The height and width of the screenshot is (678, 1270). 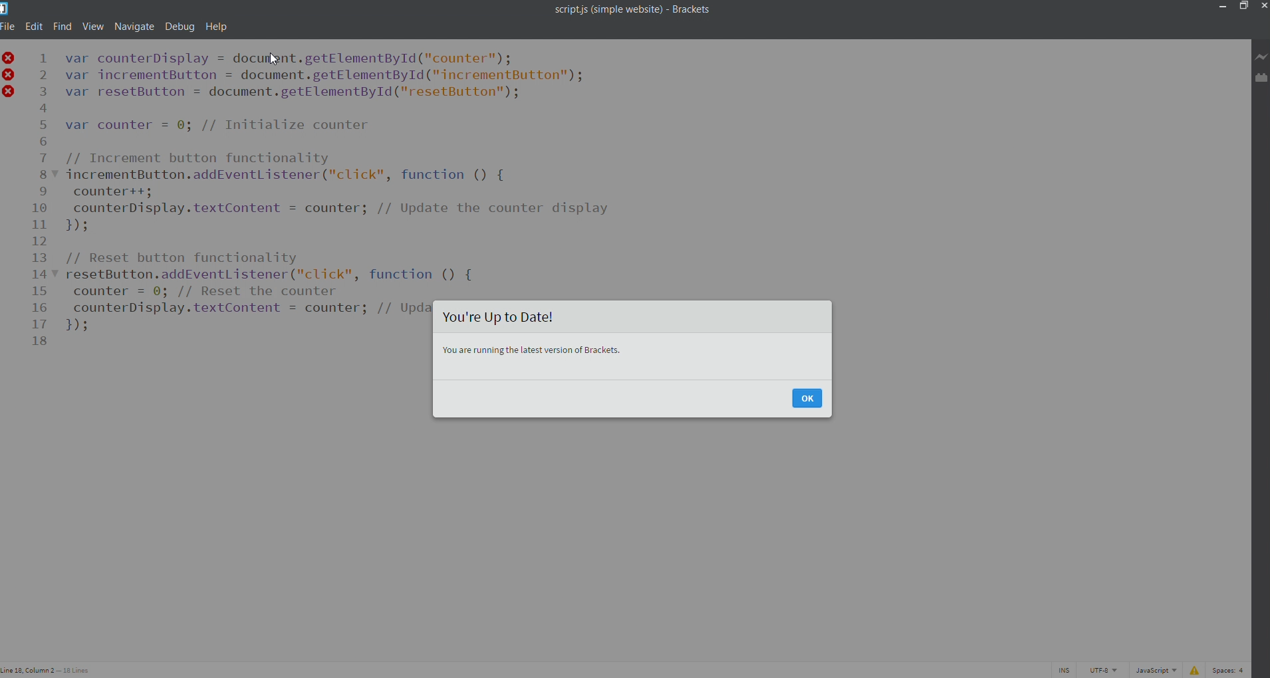 What do you see at coordinates (9, 79) in the screenshot?
I see `error status` at bounding box center [9, 79].